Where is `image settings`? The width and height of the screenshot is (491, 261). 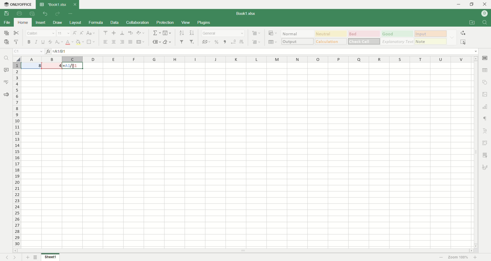
image settings is located at coordinates (485, 94).